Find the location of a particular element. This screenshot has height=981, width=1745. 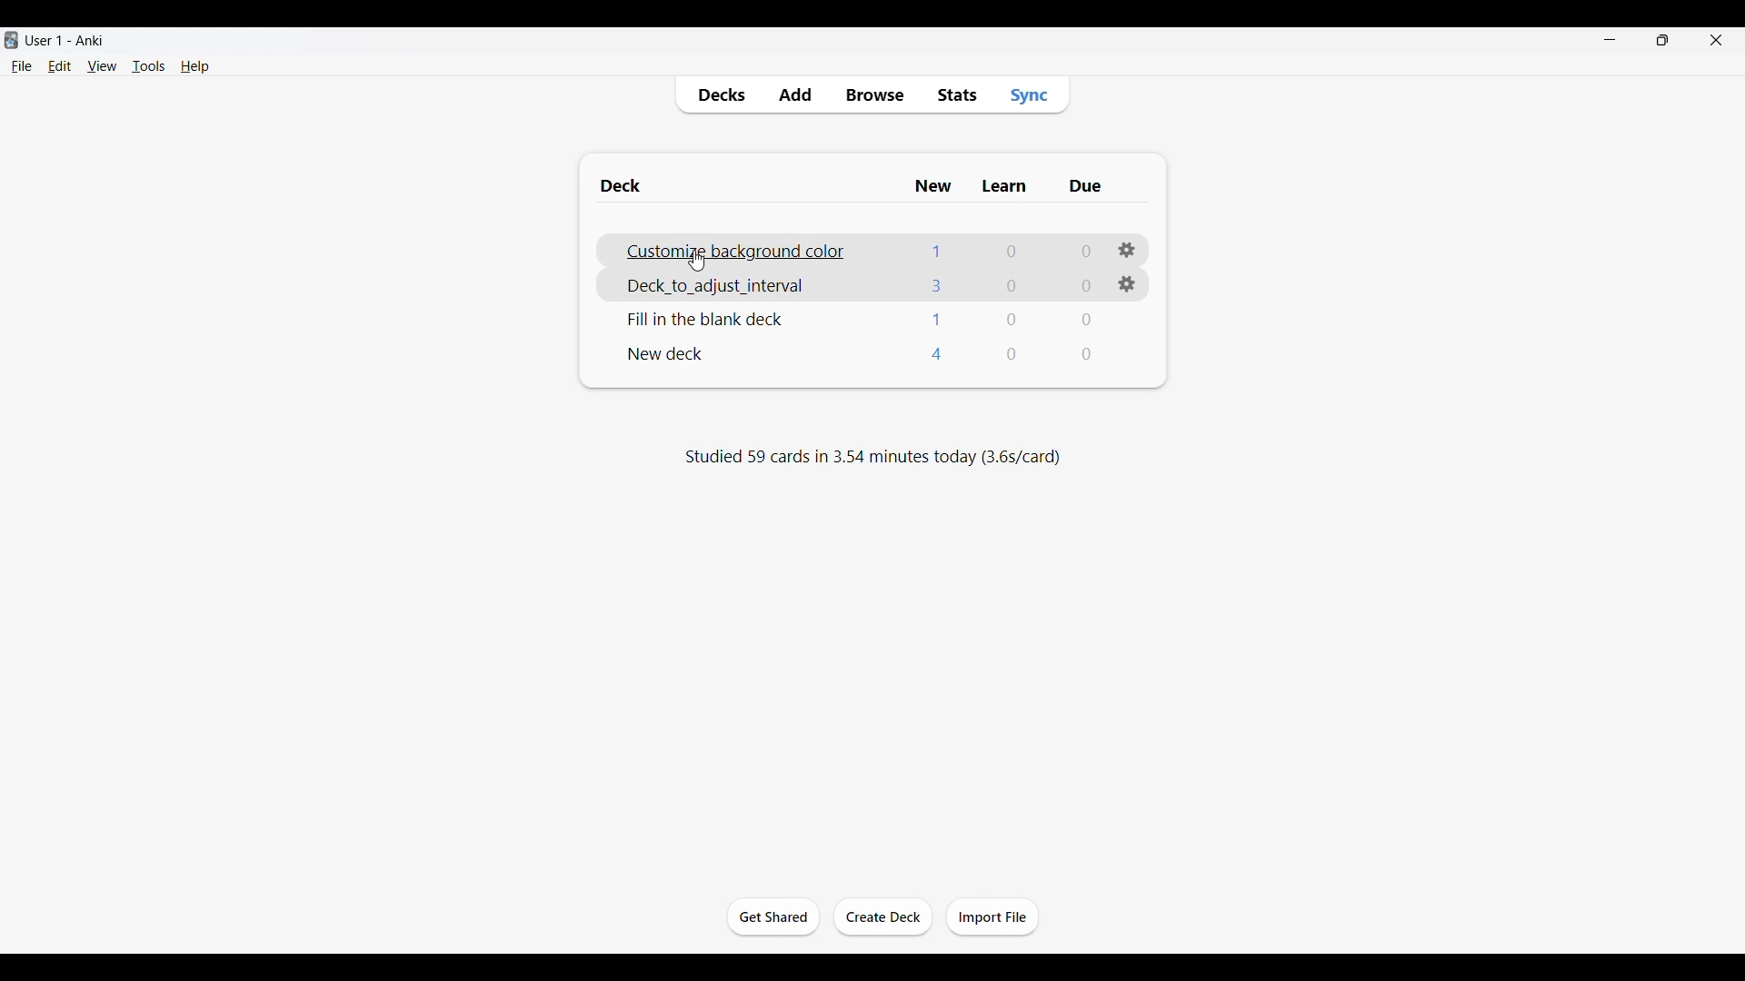

Close interface is located at coordinates (1716, 39).